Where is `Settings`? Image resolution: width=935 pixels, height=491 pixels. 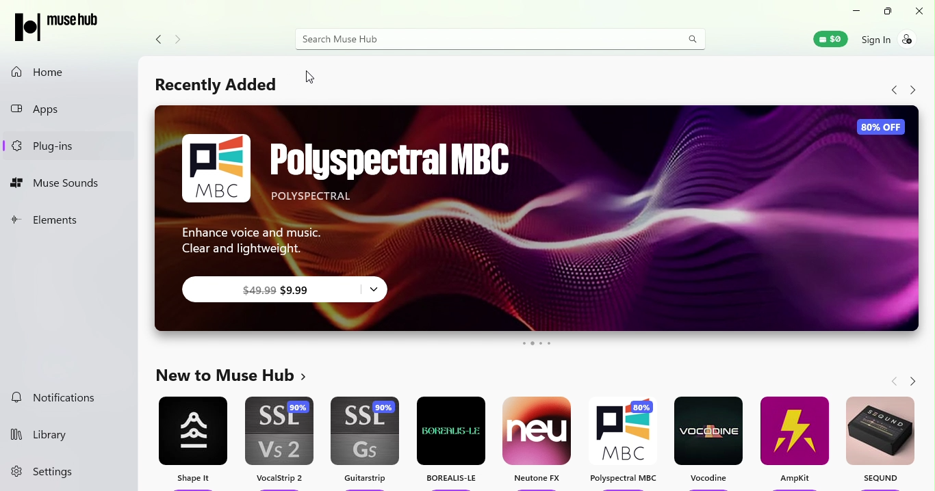
Settings is located at coordinates (56, 471).